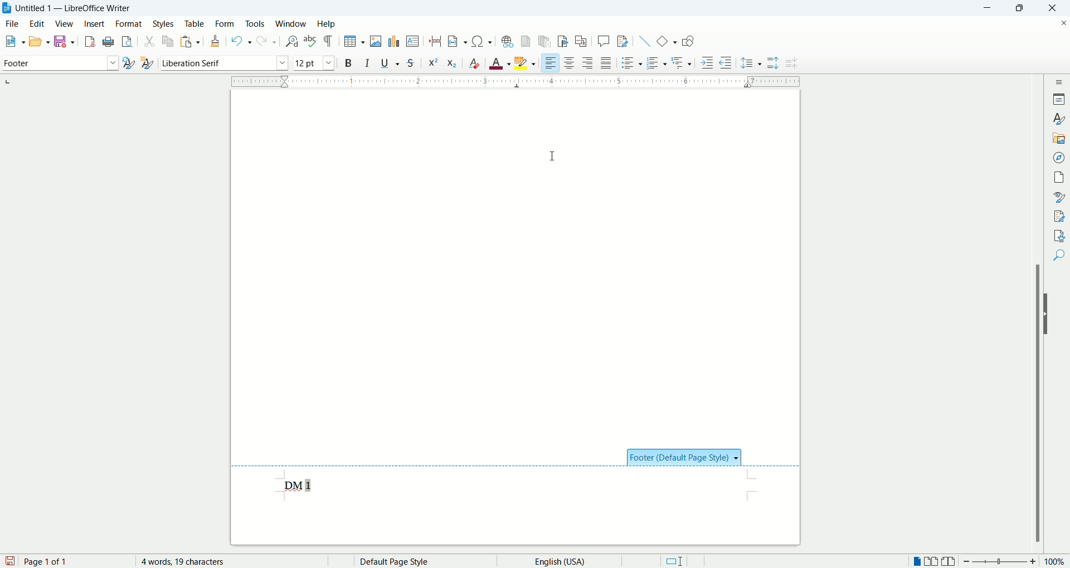 The image size is (1070, 568). What do you see at coordinates (224, 63) in the screenshot?
I see `font name` at bounding box center [224, 63].